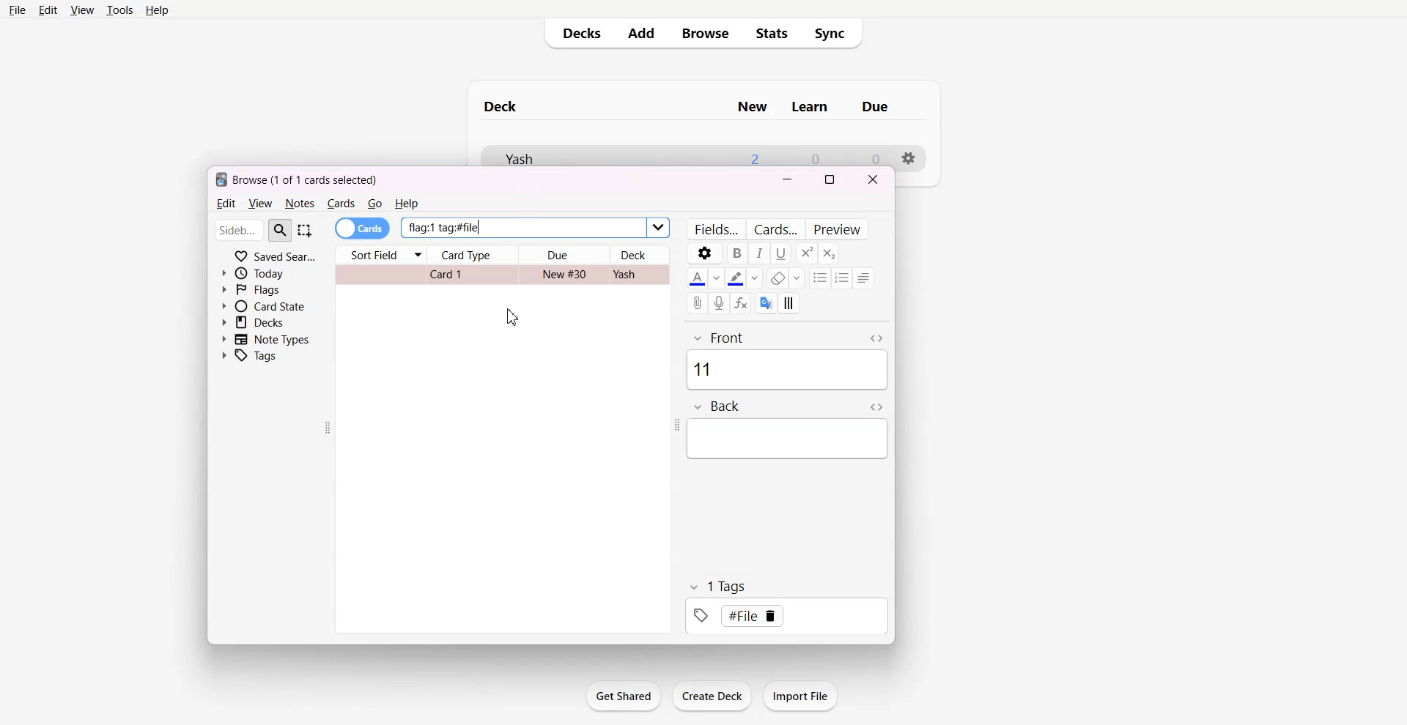 The height and width of the screenshot is (725, 1407). What do you see at coordinates (623, 696) in the screenshot?
I see `Get Shared` at bounding box center [623, 696].